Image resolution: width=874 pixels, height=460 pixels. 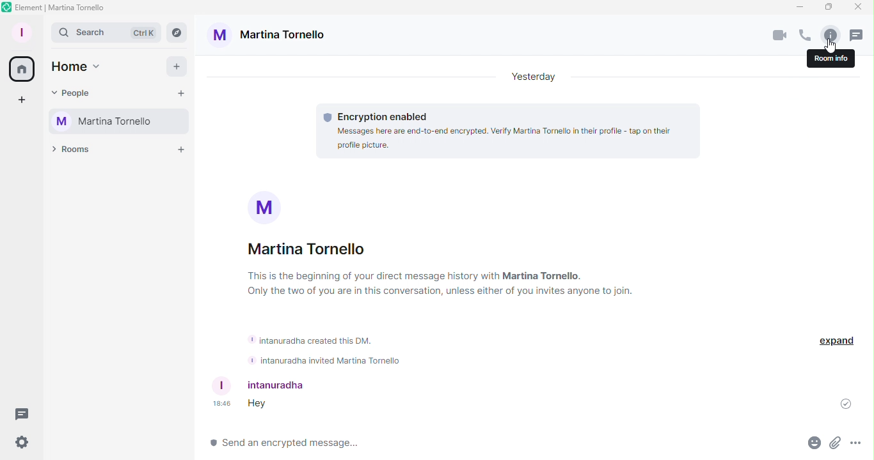 I want to click on messeges here are end-to-end encrypted. Verify Martina Tornello in their profile- tap in their profile picture, so click(x=512, y=139).